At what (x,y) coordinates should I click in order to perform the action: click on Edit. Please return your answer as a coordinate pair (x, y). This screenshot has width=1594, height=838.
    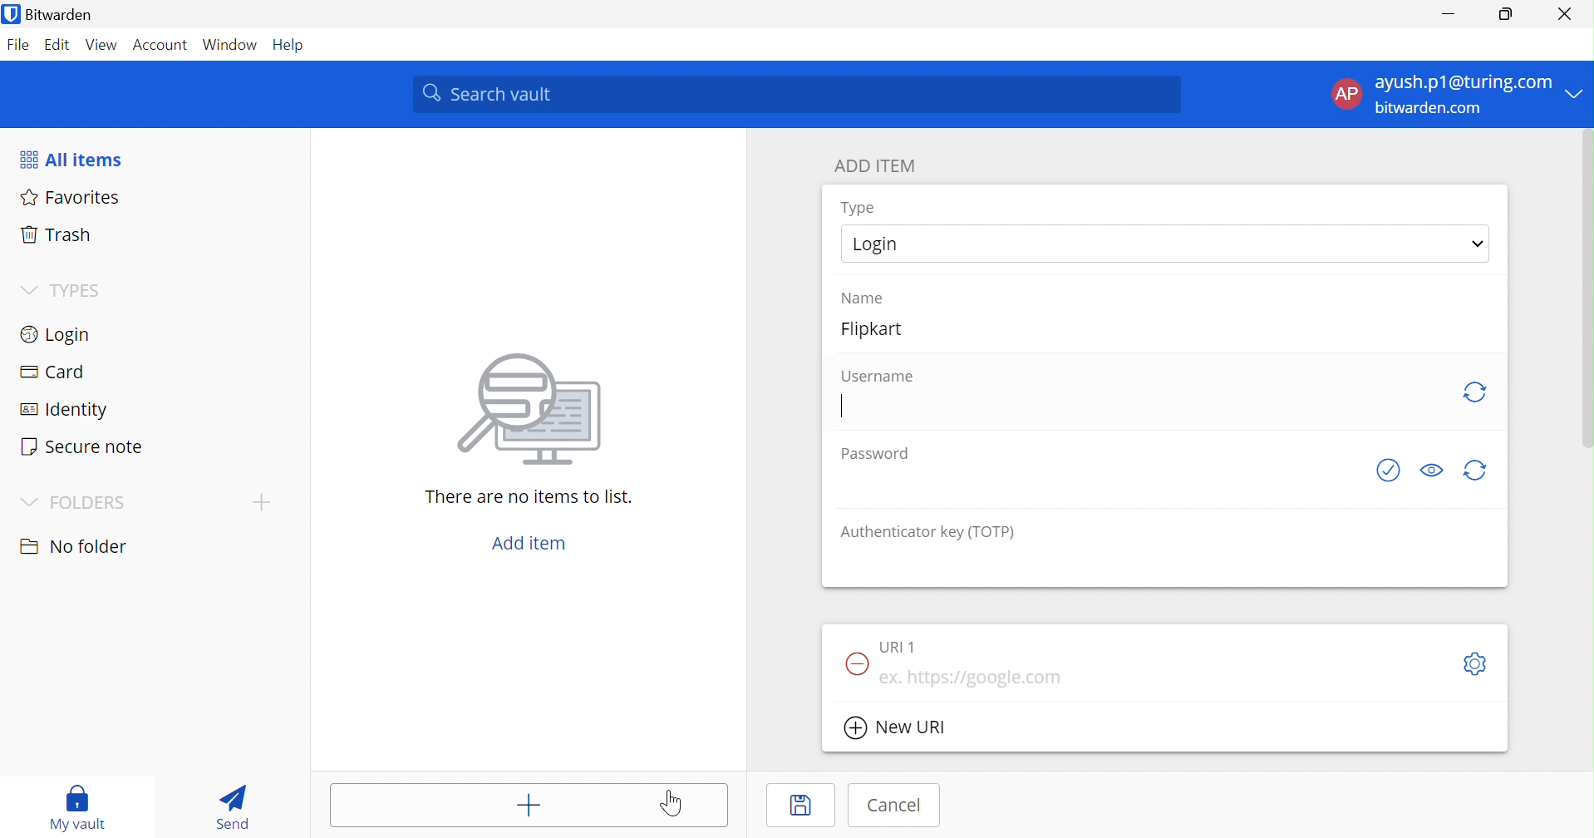
    Looking at the image, I should click on (54, 44).